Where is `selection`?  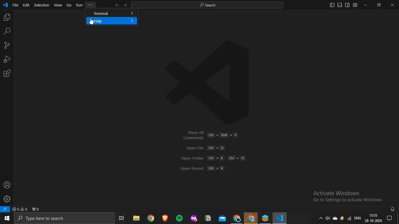 selection is located at coordinates (42, 5).